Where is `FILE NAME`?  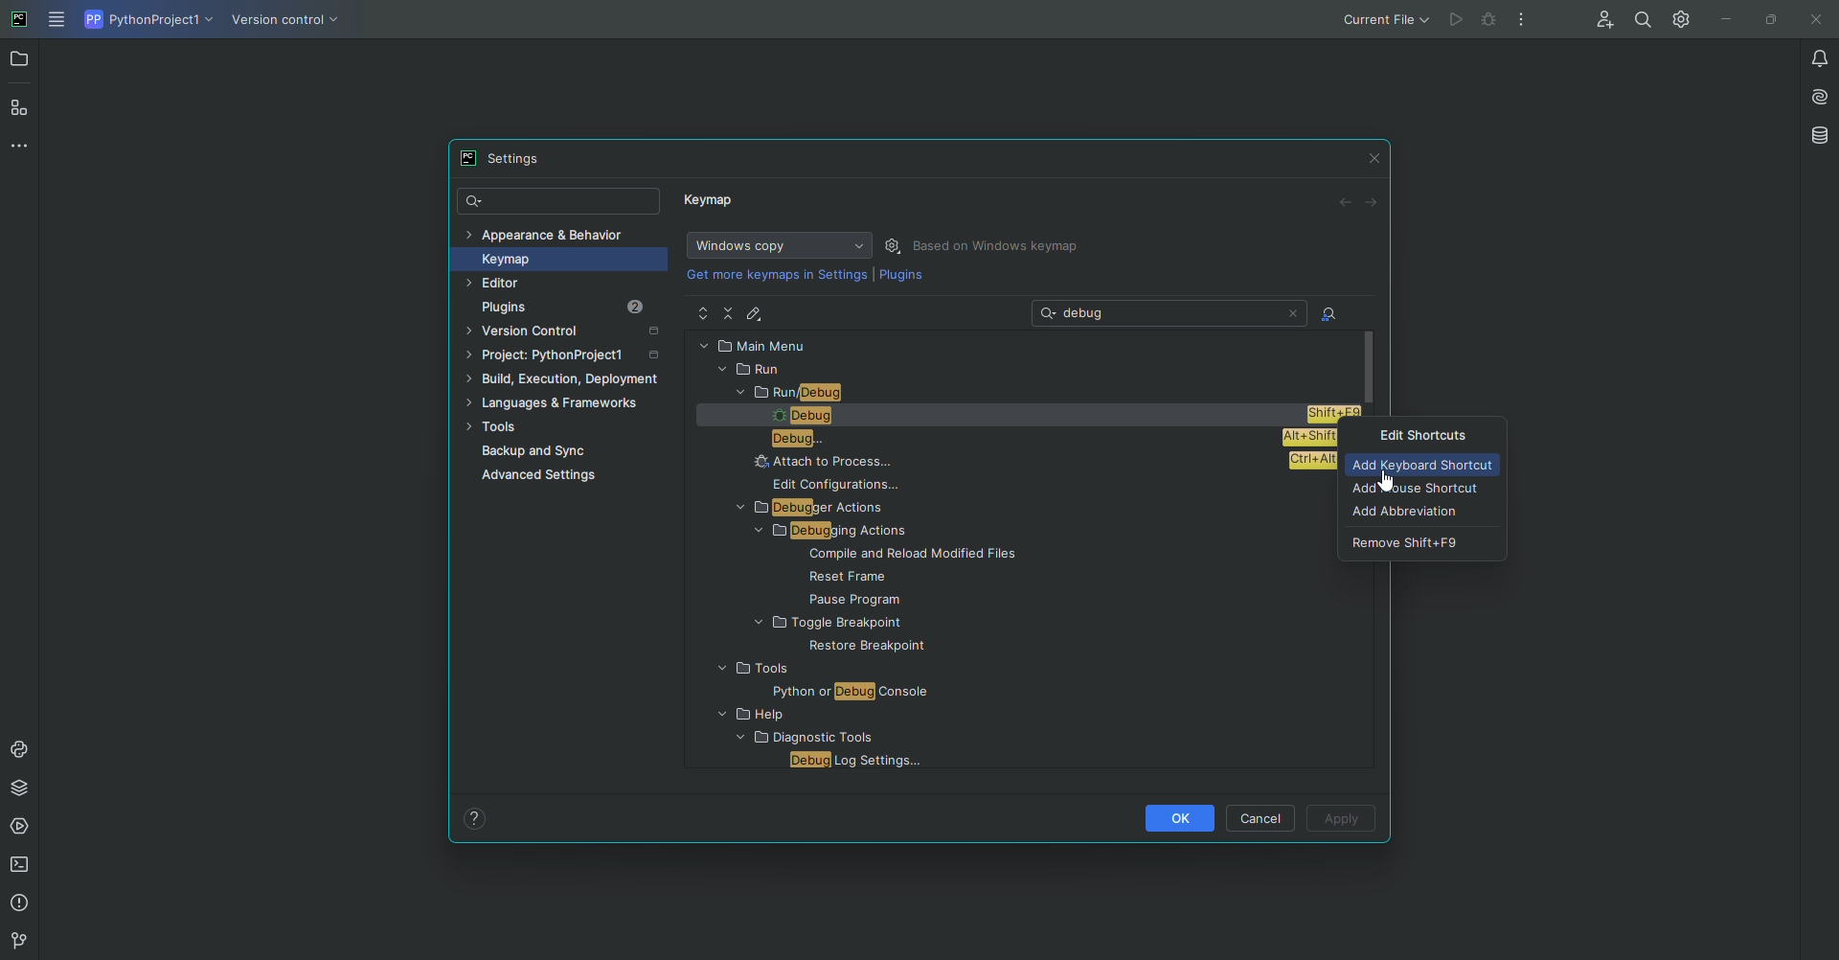 FILE NAME is located at coordinates (918, 557).